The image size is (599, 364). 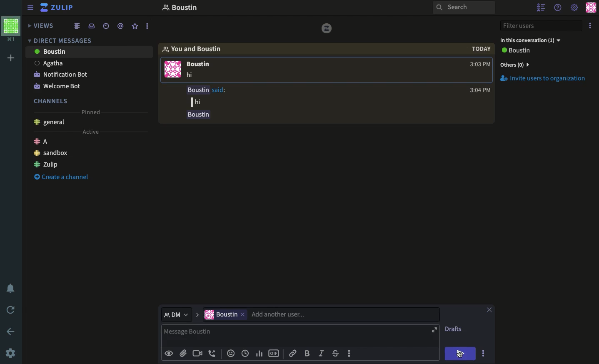 What do you see at coordinates (463, 355) in the screenshot?
I see `Mouse Cursor` at bounding box center [463, 355].